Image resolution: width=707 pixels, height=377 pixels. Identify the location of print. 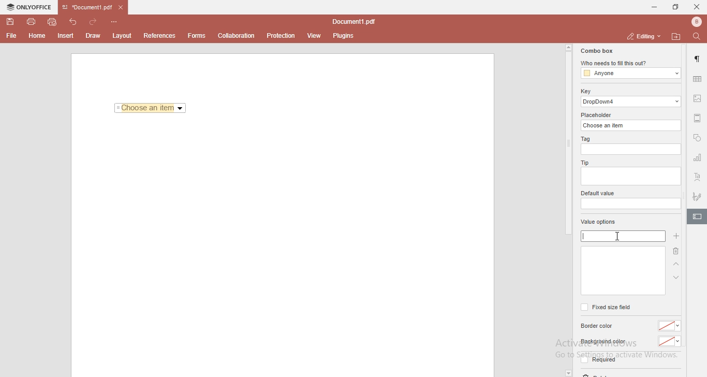
(31, 21).